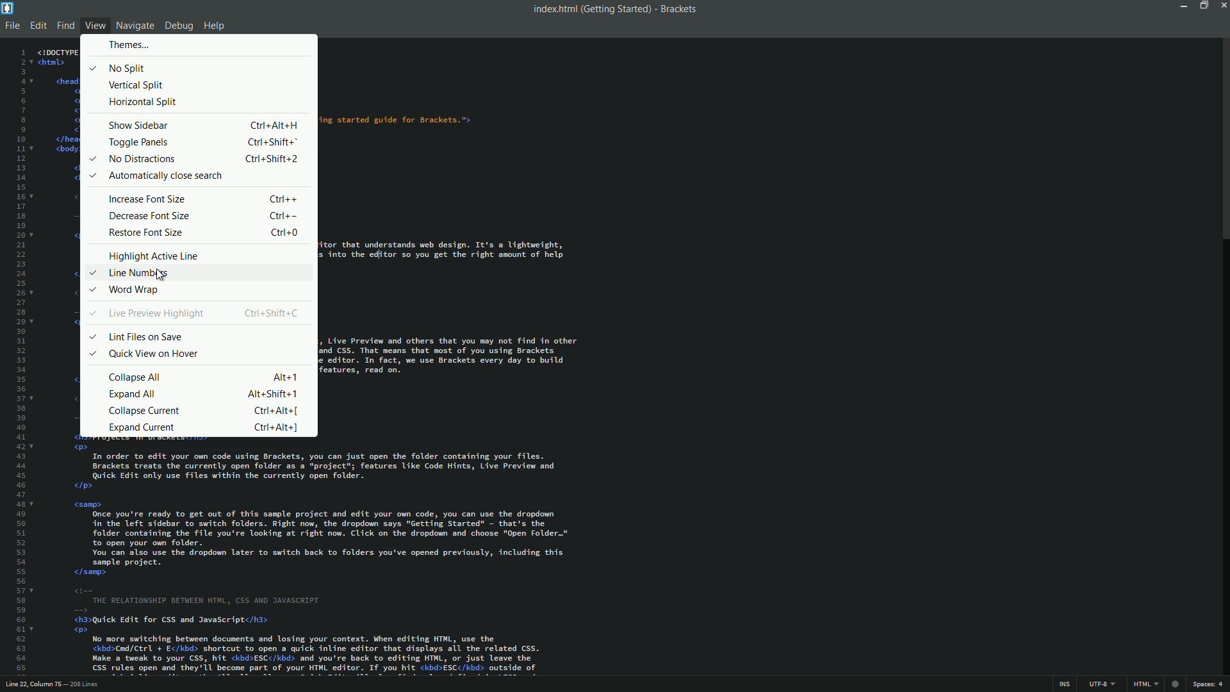  What do you see at coordinates (204, 216) in the screenshot?
I see `Decrease Font Size Ctrl+-` at bounding box center [204, 216].